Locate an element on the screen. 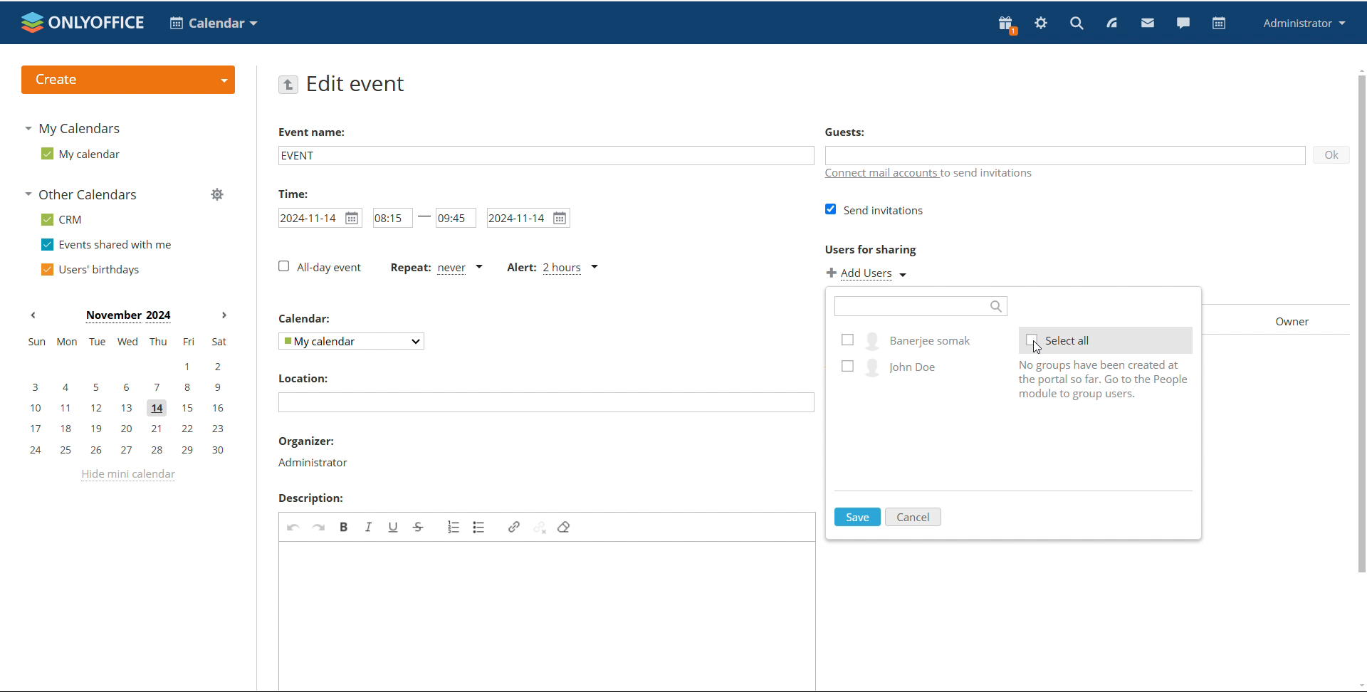 Image resolution: width=1367 pixels, height=692 pixels. undo is located at coordinates (294, 526).